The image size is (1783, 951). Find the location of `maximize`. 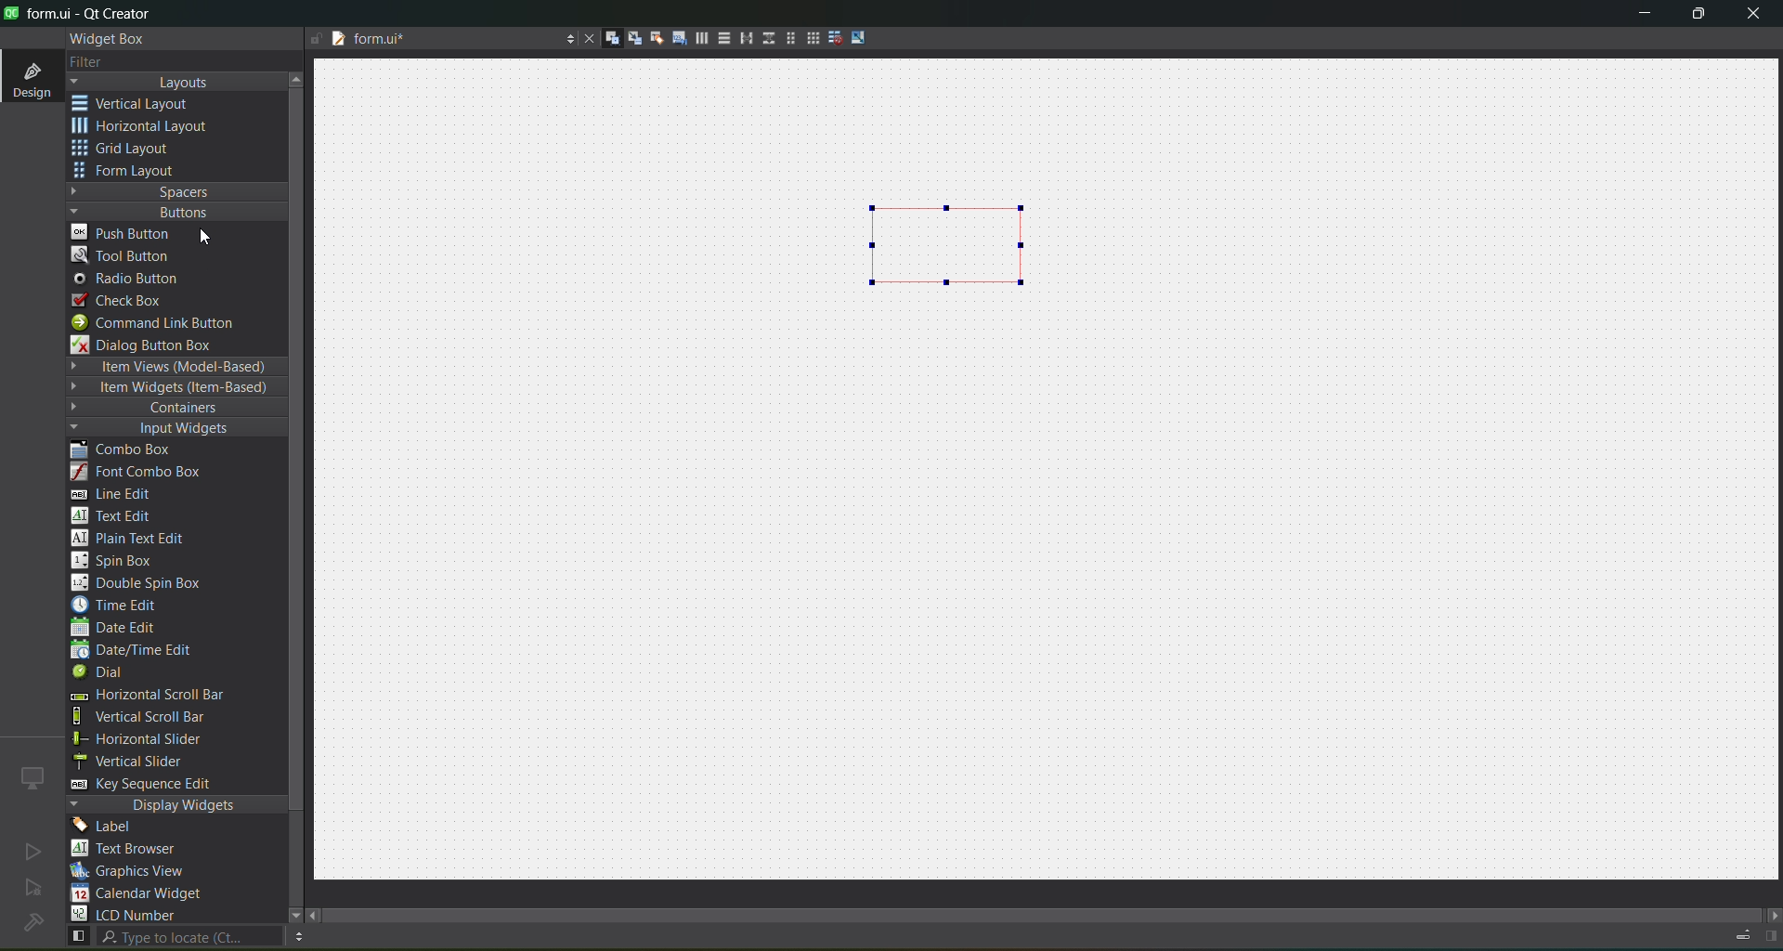

maximize is located at coordinates (1699, 17).